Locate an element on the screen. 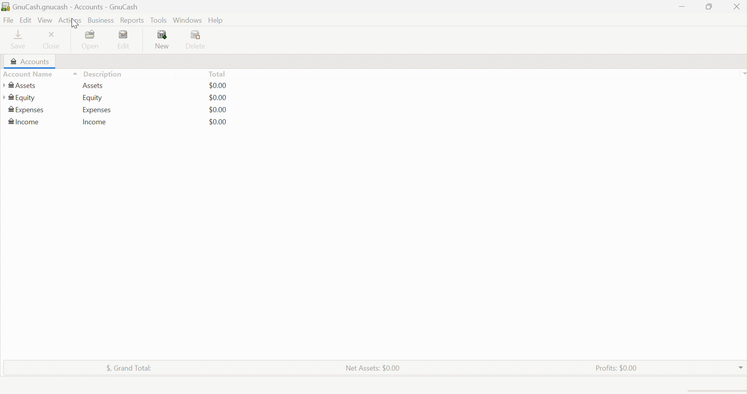 This screenshot has width=747, height=394. Assets is located at coordinates (94, 86).